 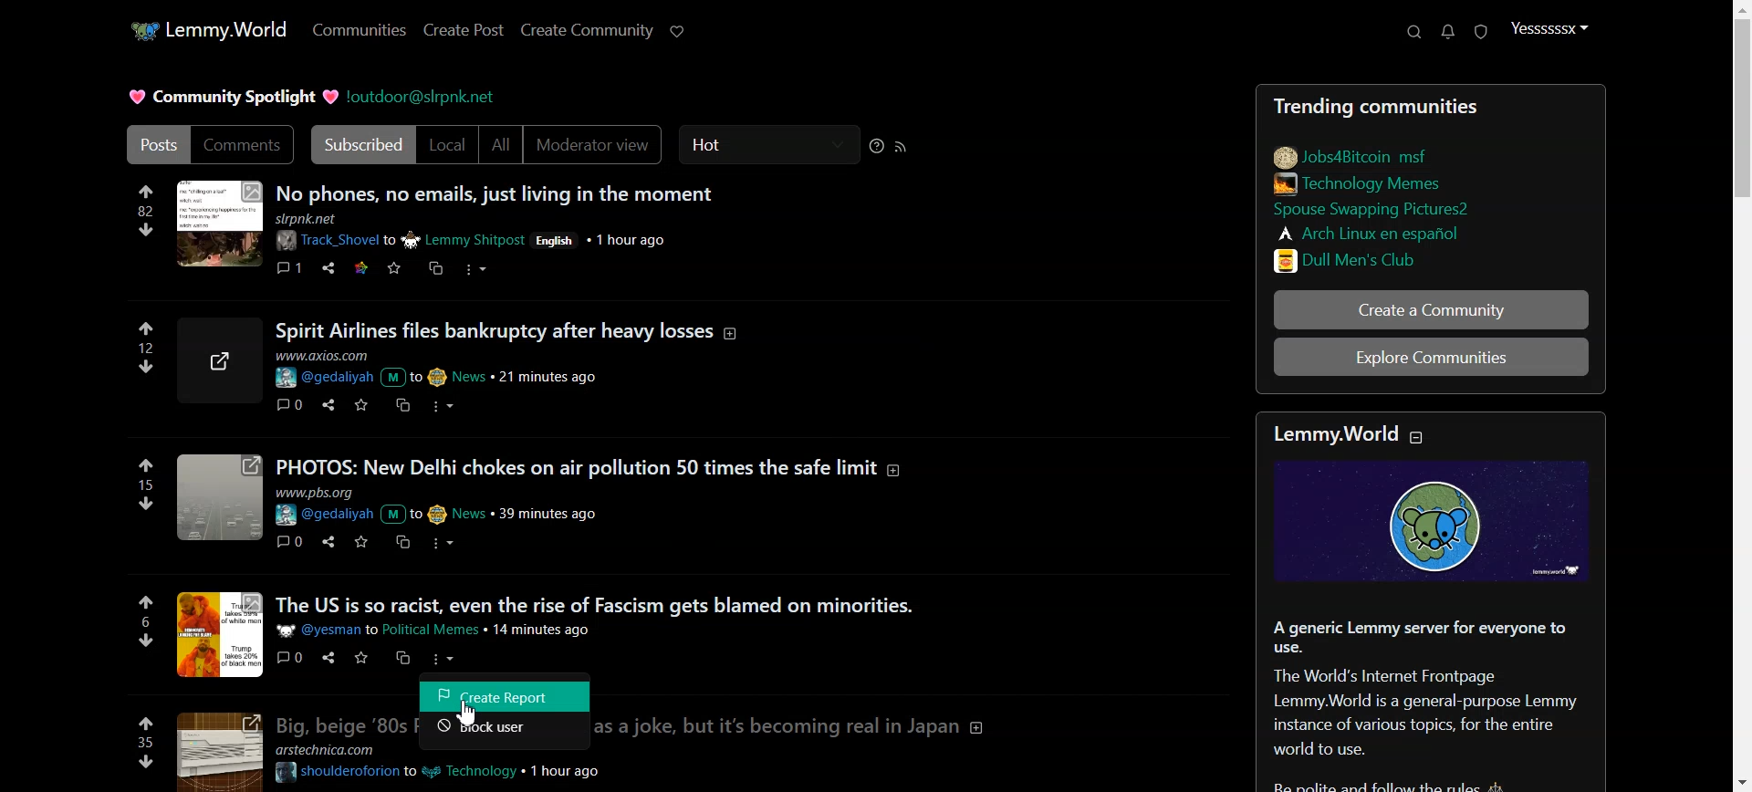 I want to click on image, so click(x=224, y=360).